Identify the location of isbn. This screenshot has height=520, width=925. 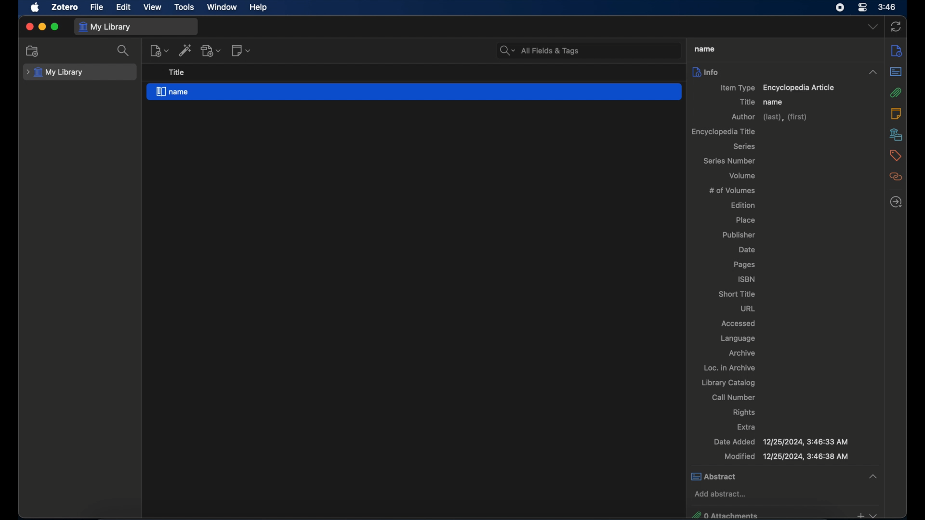
(747, 279).